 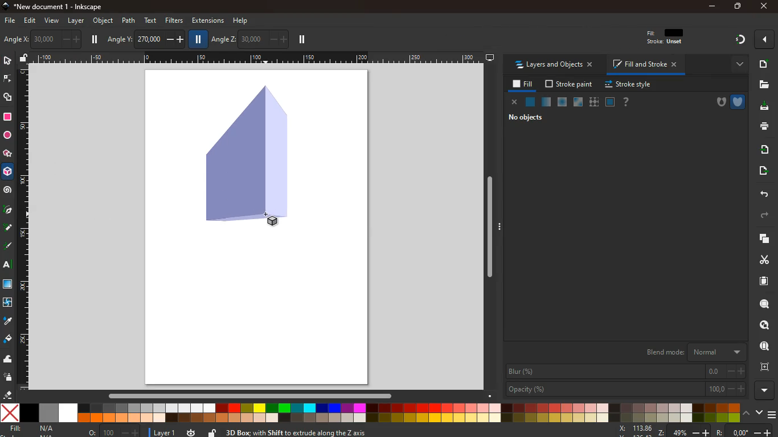 What do you see at coordinates (764, 84) in the screenshot?
I see `file` at bounding box center [764, 84].